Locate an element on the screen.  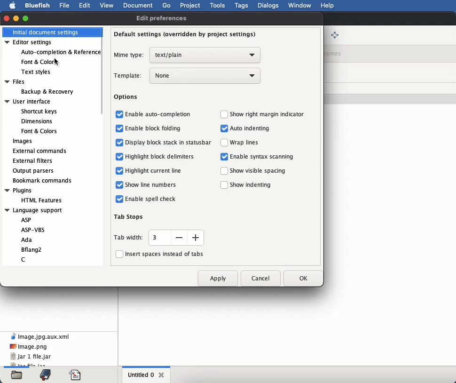
edit is located at coordinates (84, 5).